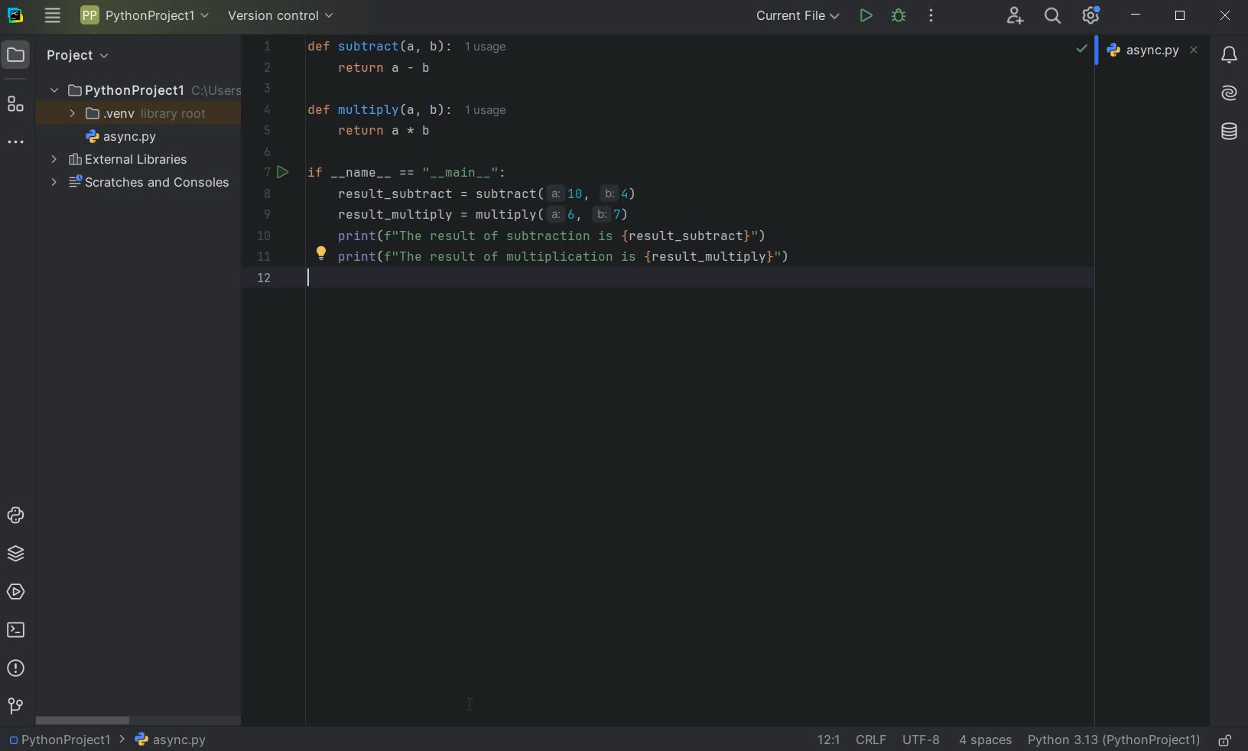  I want to click on notifications, so click(1228, 55).